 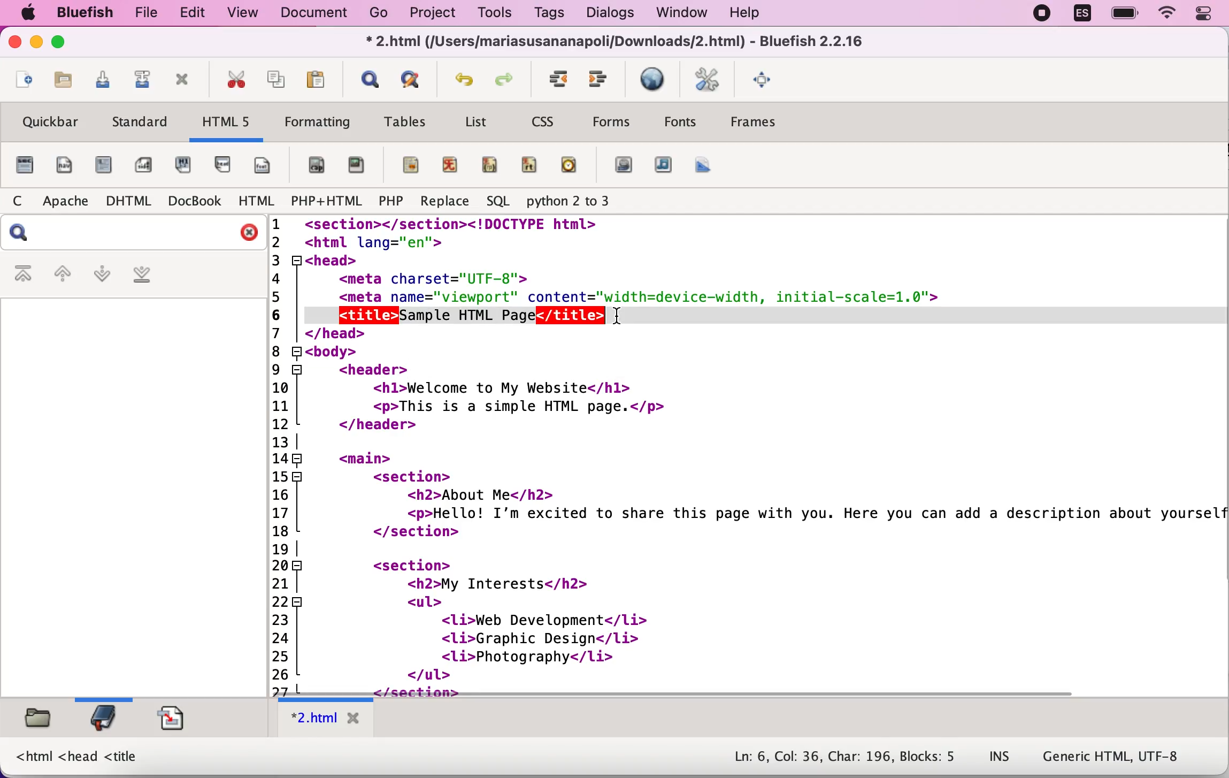 I want to click on dialogs, so click(x=611, y=13).